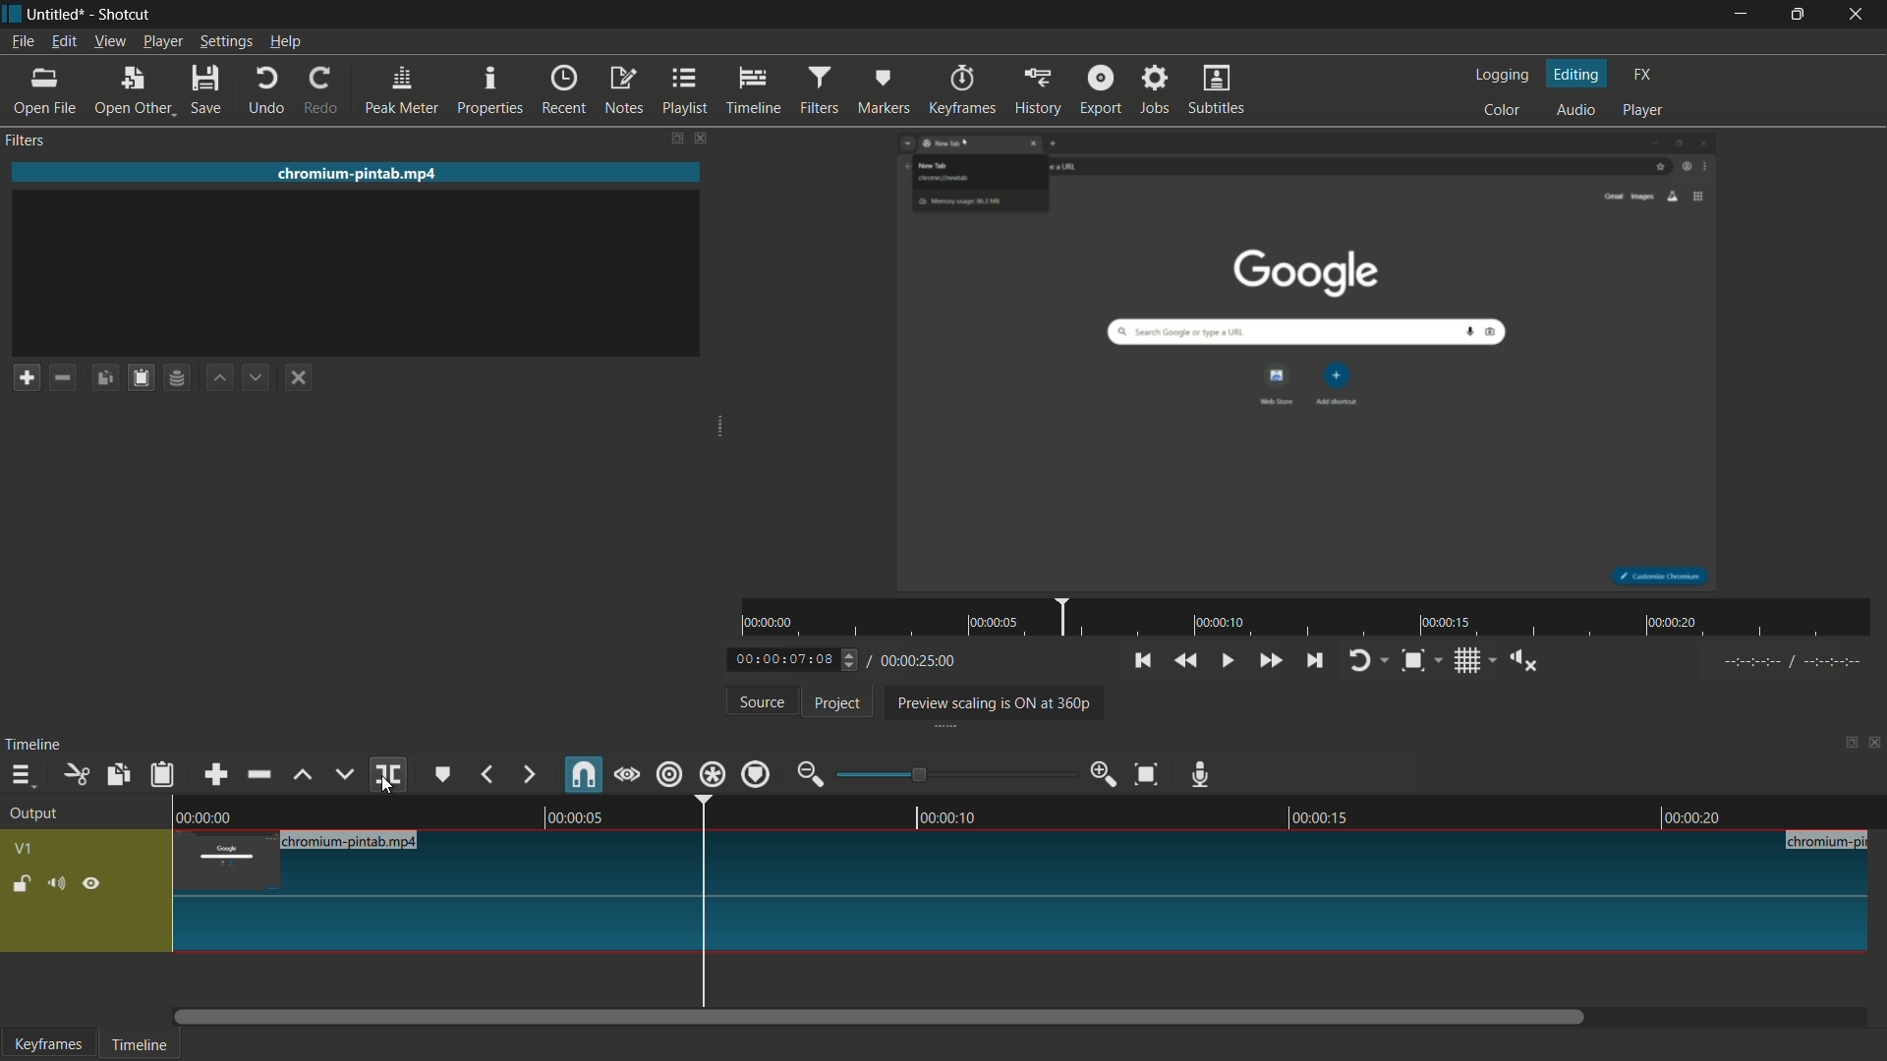 The width and height of the screenshot is (1887, 1061). I want to click on skip to the next point, so click(1312, 661).